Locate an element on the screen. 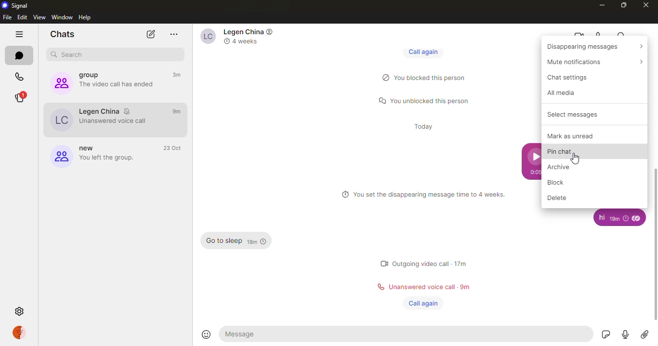 The image size is (658, 346). emoji is located at coordinates (204, 334).